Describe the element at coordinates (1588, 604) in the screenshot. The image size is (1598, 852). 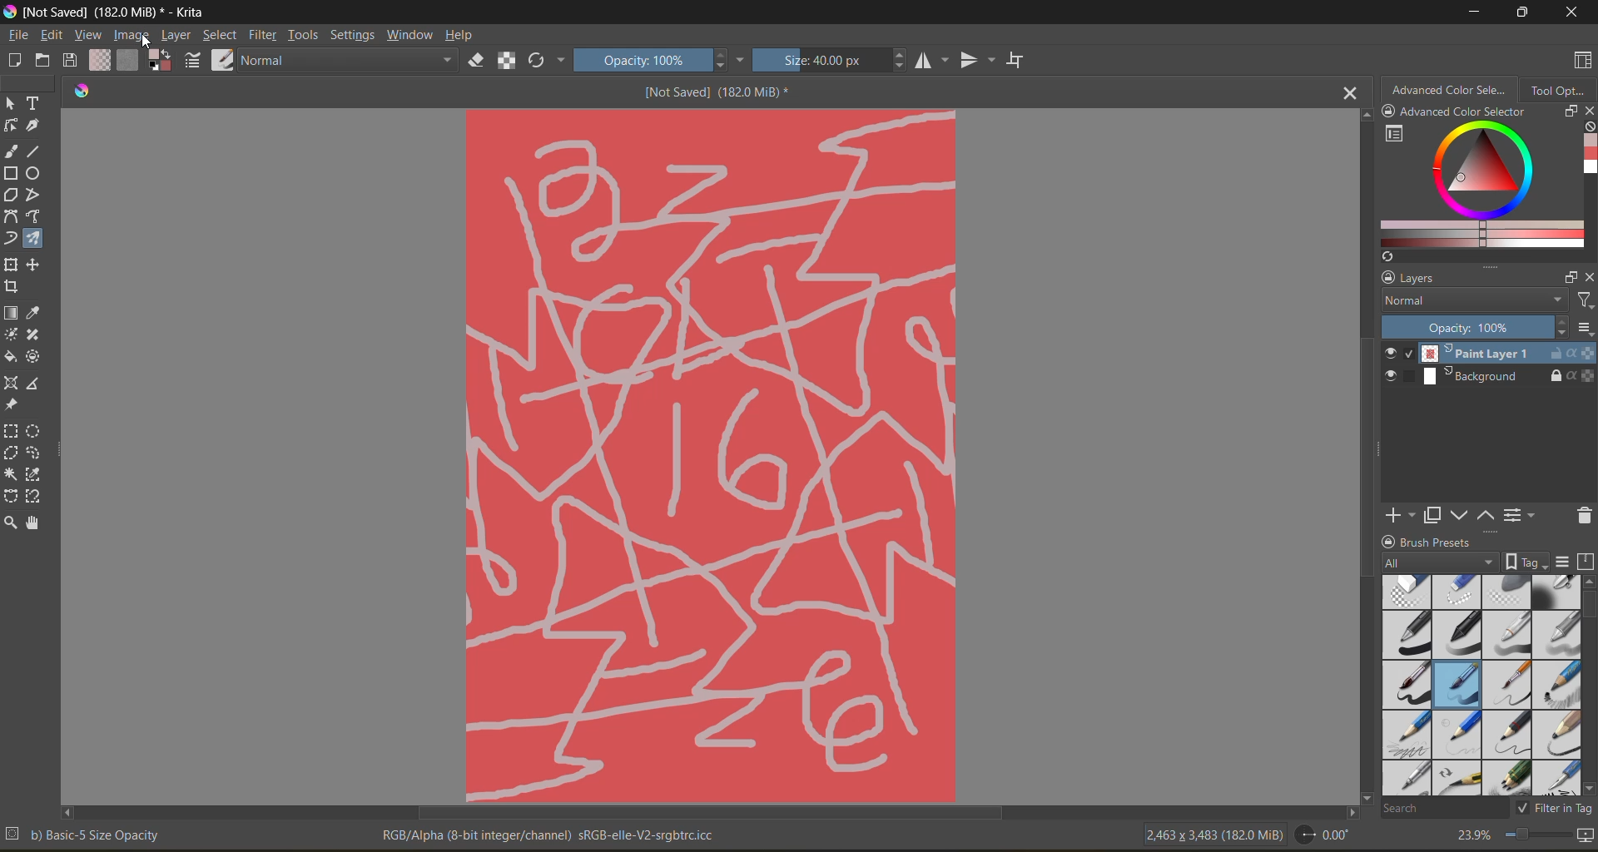
I see `vertical scroll bar` at that location.